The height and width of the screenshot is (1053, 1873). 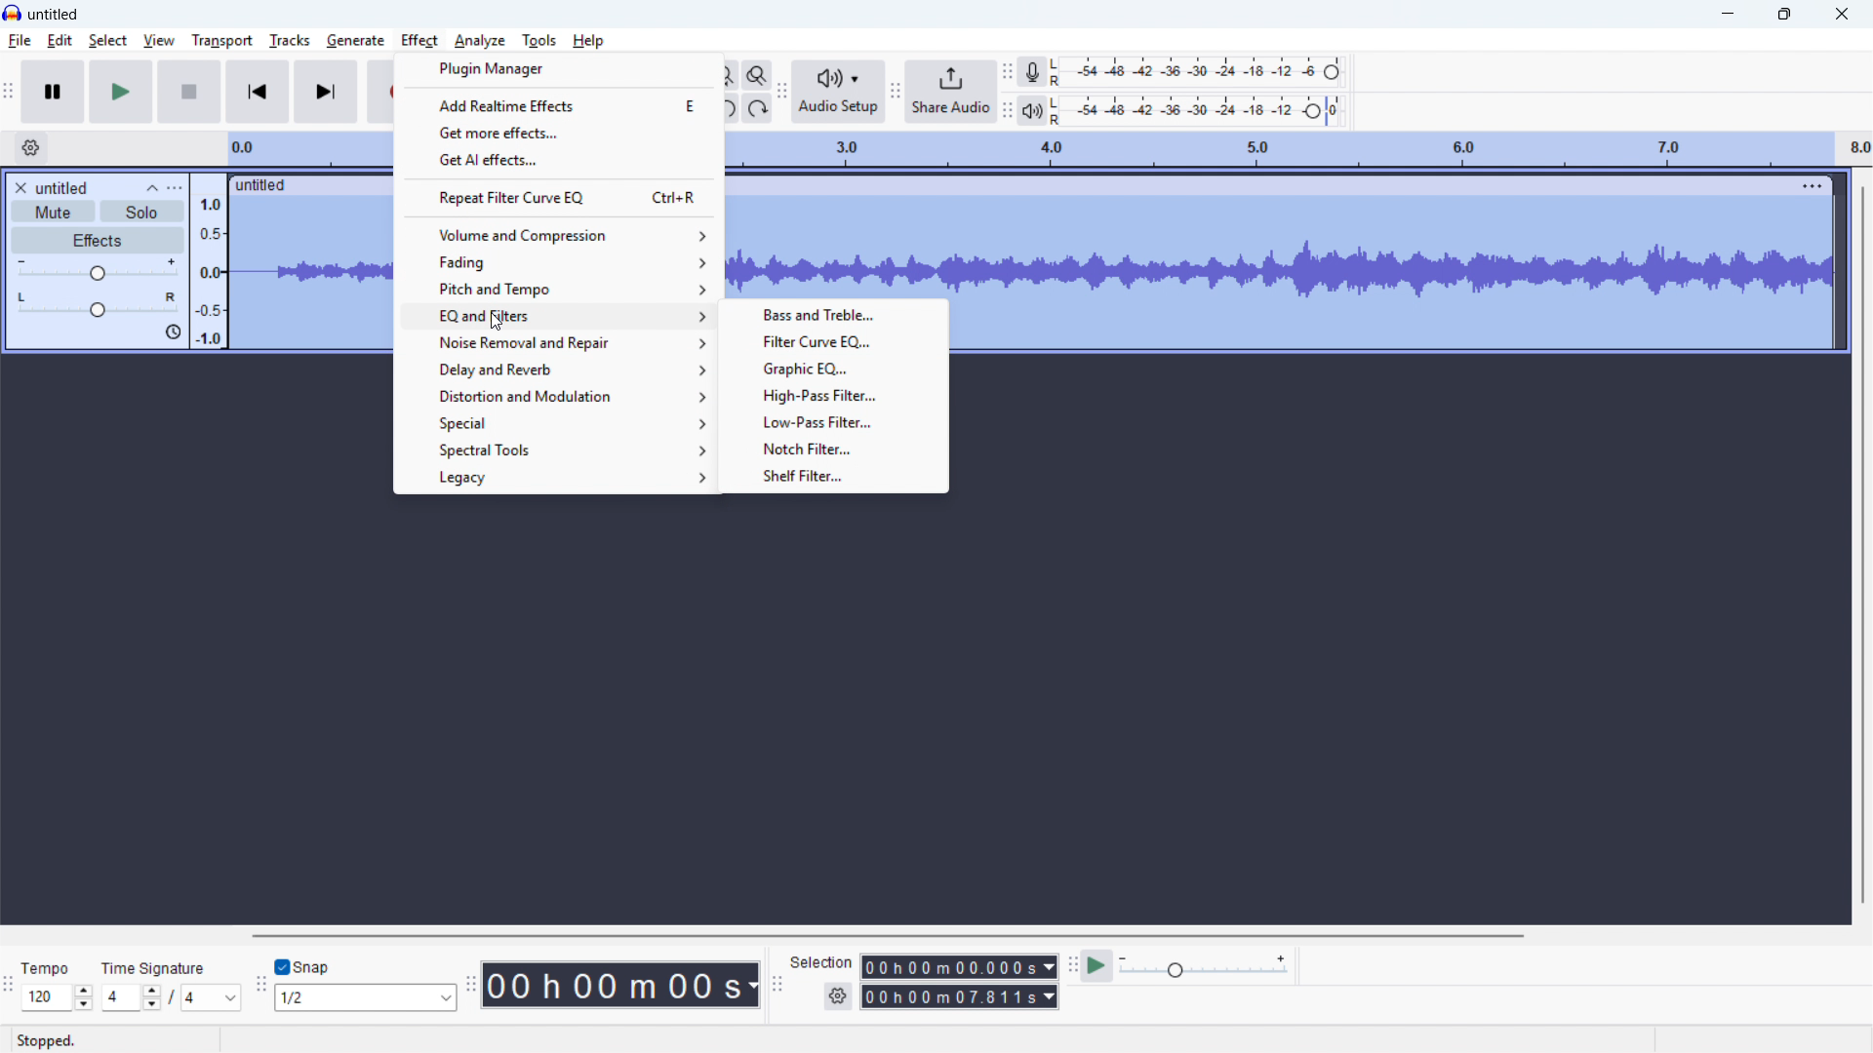 I want to click on Timestamp , so click(x=623, y=985).